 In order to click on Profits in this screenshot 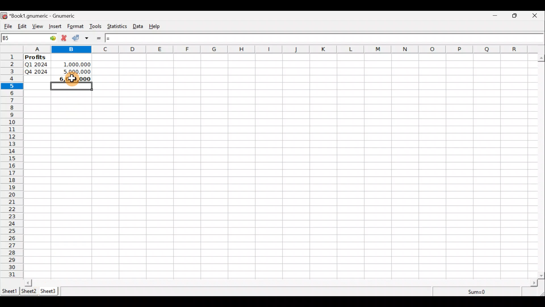, I will do `click(37, 57)`.